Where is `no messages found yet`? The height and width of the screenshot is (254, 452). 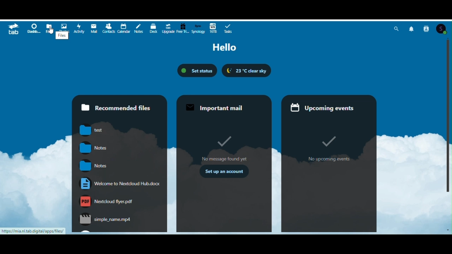 no messages found yet is located at coordinates (222, 159).